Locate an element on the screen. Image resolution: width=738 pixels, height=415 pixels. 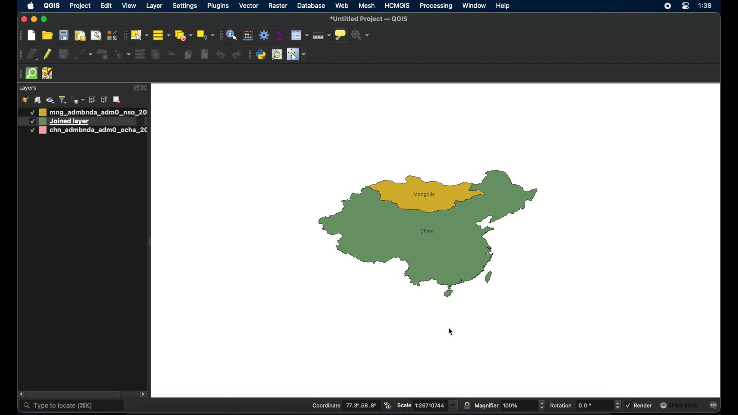
filter legend is located at coordinates (63, 100).